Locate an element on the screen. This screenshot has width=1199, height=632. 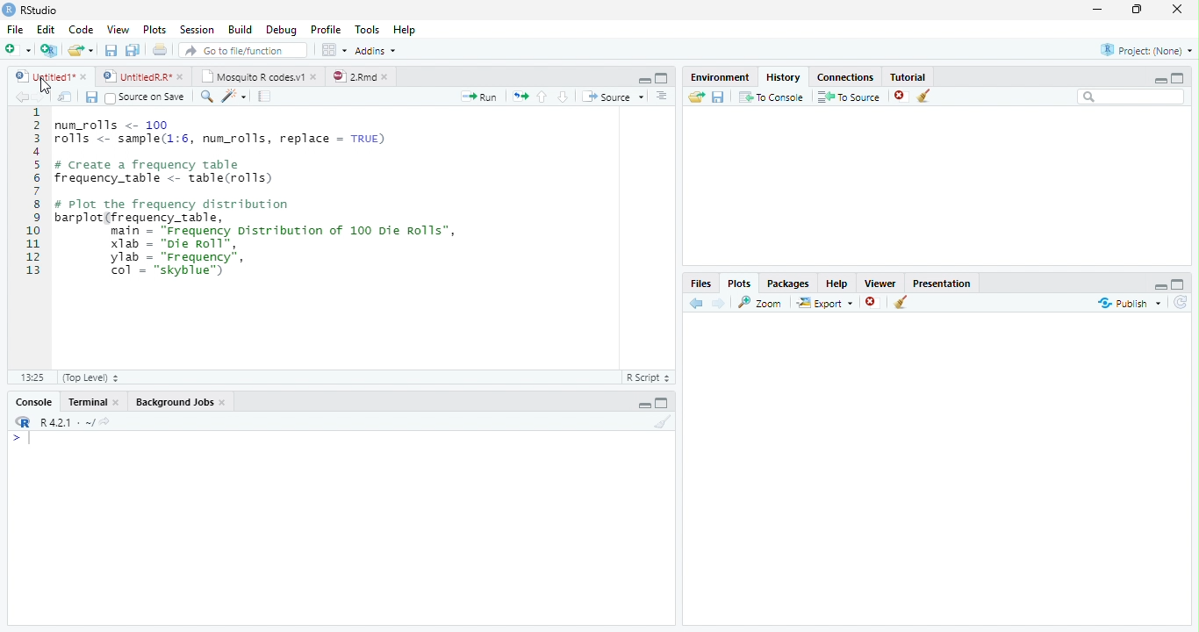
Show in new window is located at coordinates (67, 97).